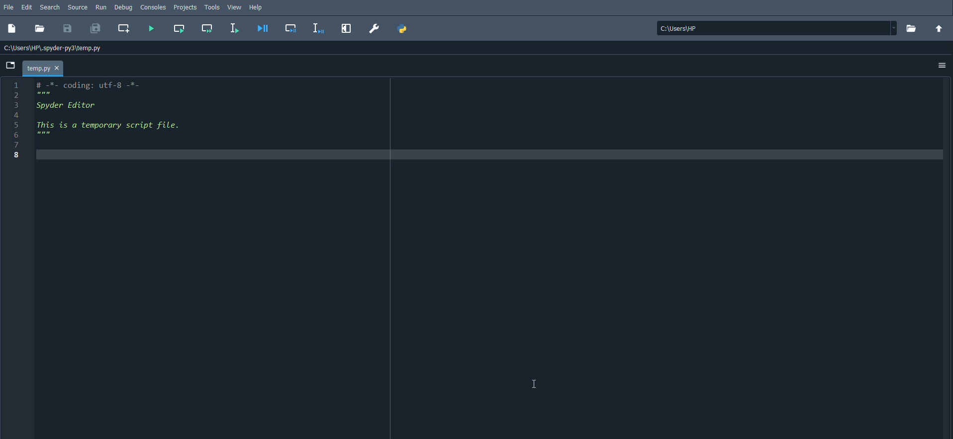 The image size is (953, 439). What do you see at coordinates (68, 30) in the screenshot?
I see `Save file` at bounding box center [68, 30].